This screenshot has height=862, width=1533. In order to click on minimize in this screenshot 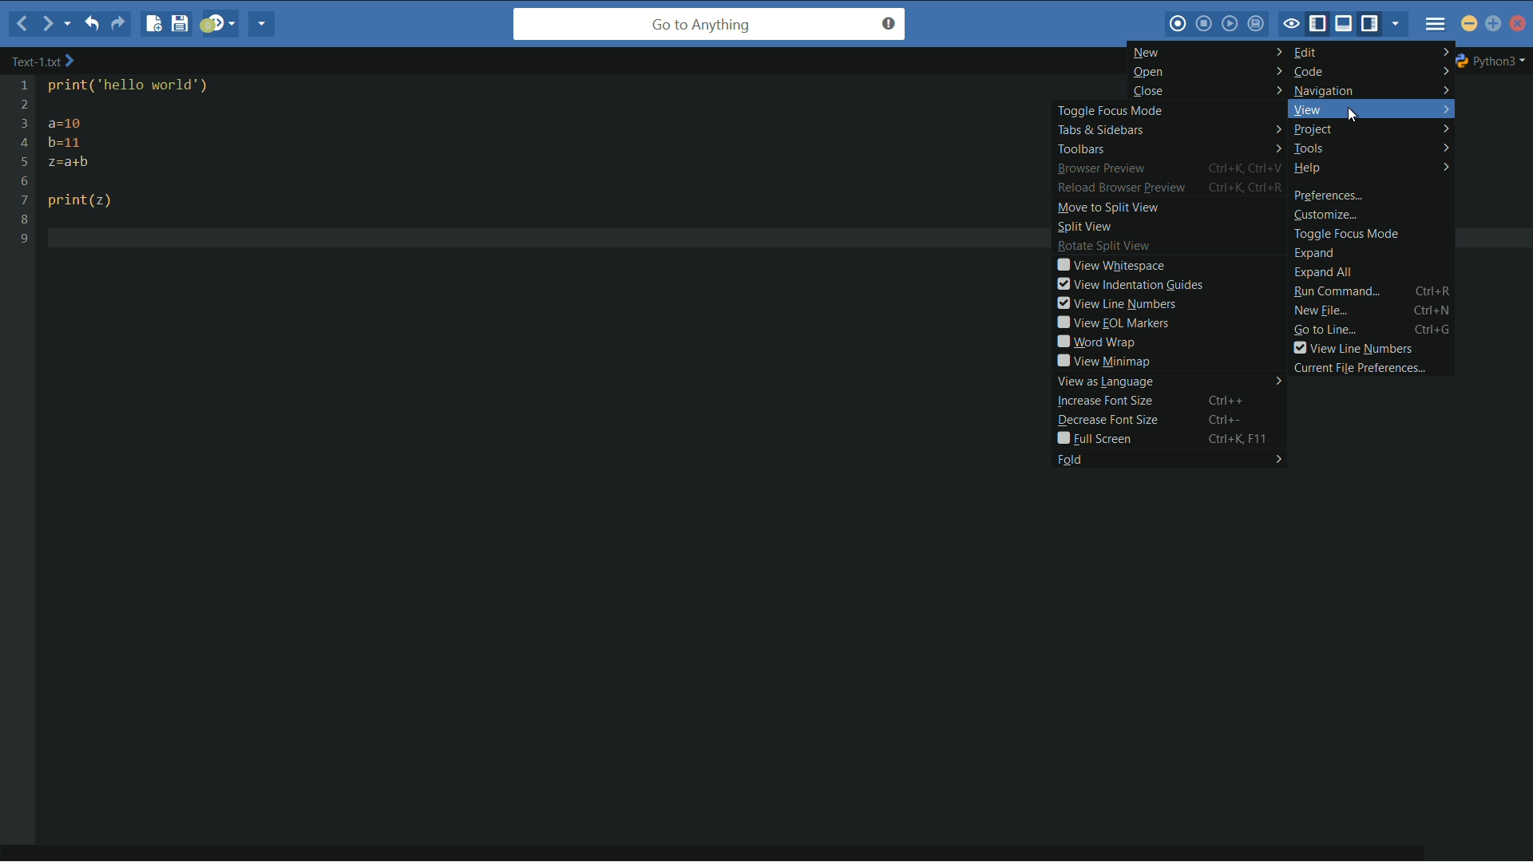, I will do `click(1470, 26)`.